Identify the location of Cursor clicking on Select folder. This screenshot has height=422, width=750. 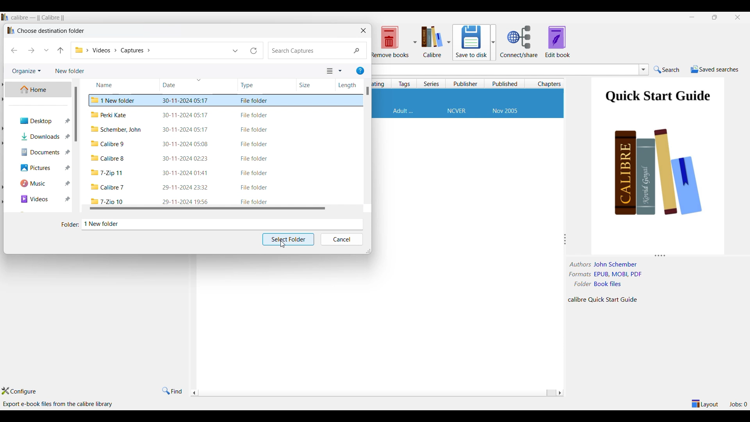
(283, 244).